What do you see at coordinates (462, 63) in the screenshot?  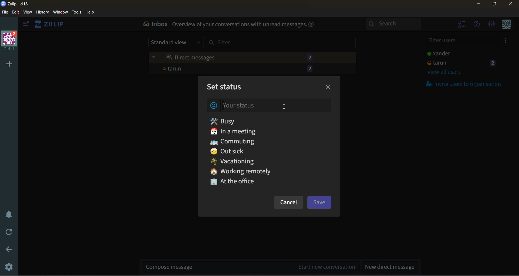 I see `tarun` at bounding box center [462, 63].